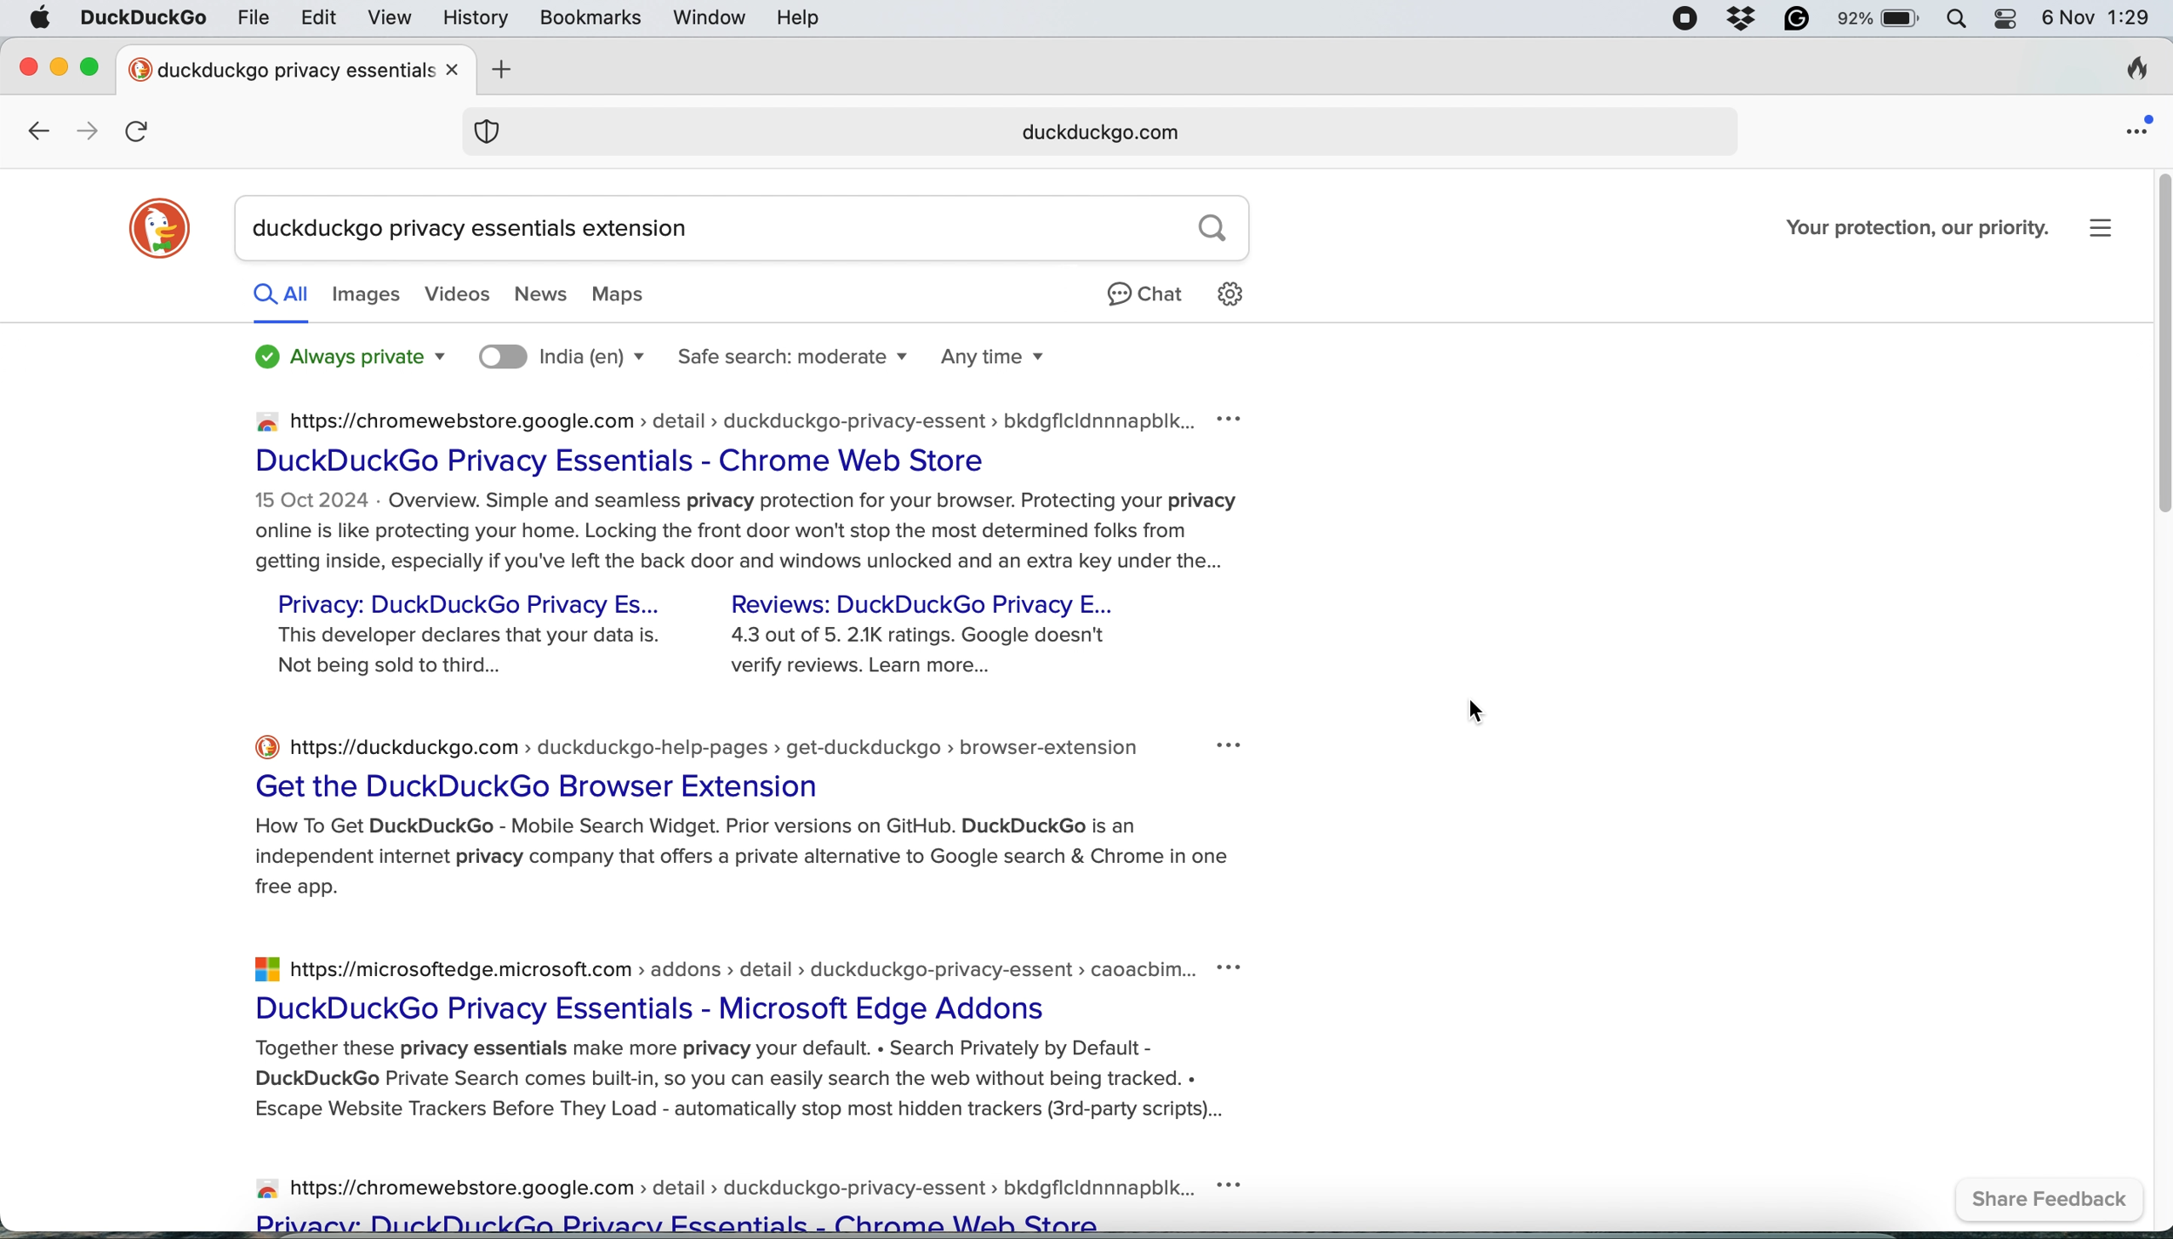 The image size is (2173, 1239). Describe the element at coordinates (156, 135) in the screenshot. I see `refresh` at that location.